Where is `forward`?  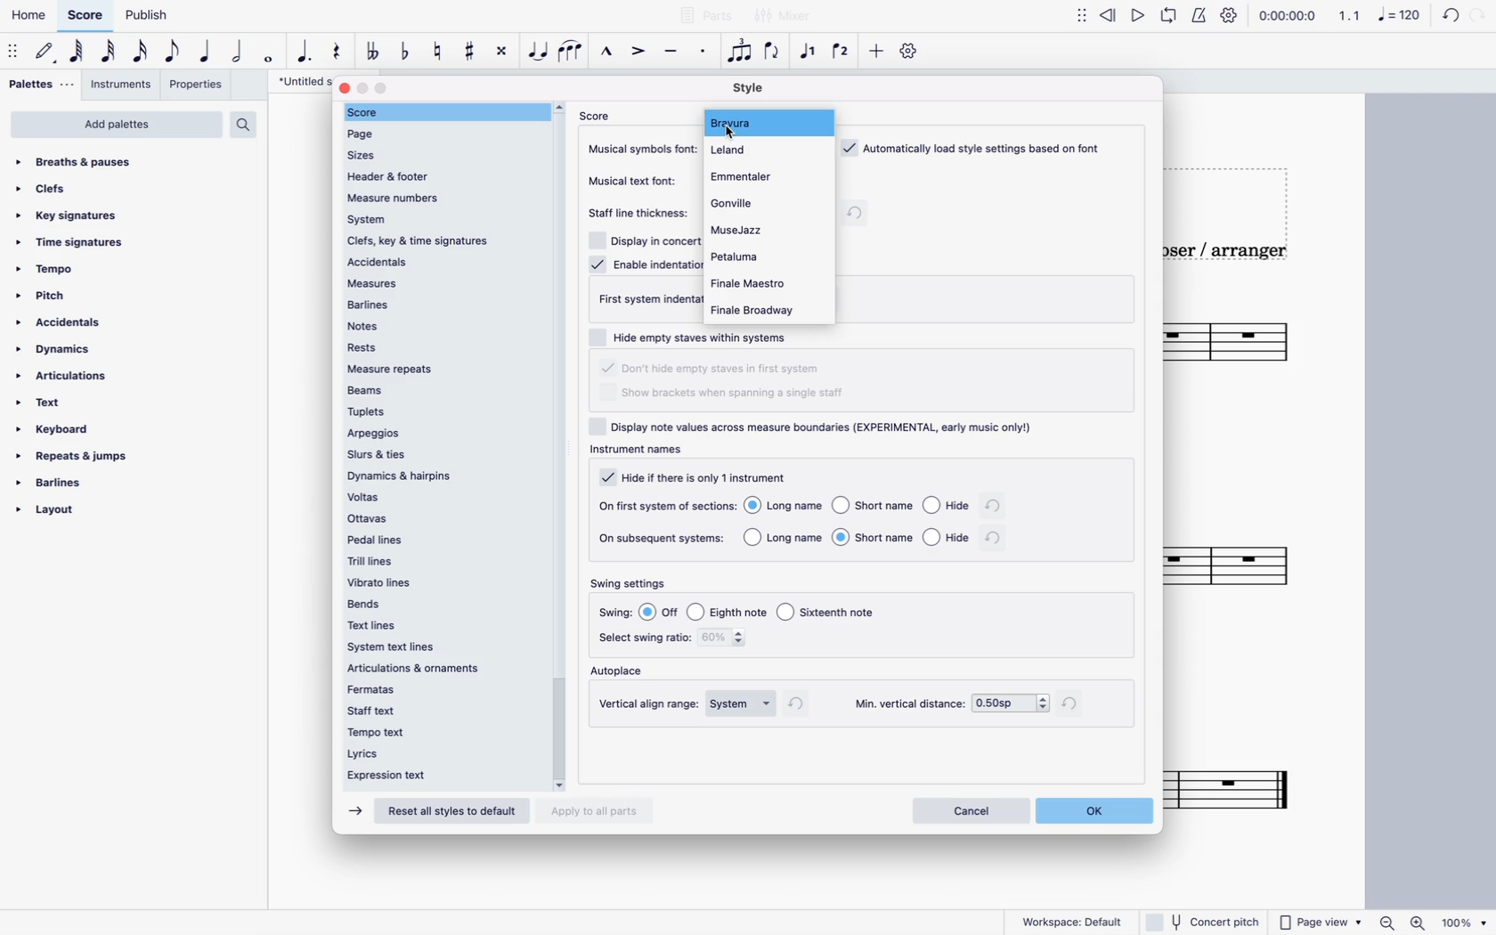 forward is located at coordinates (354, 812).